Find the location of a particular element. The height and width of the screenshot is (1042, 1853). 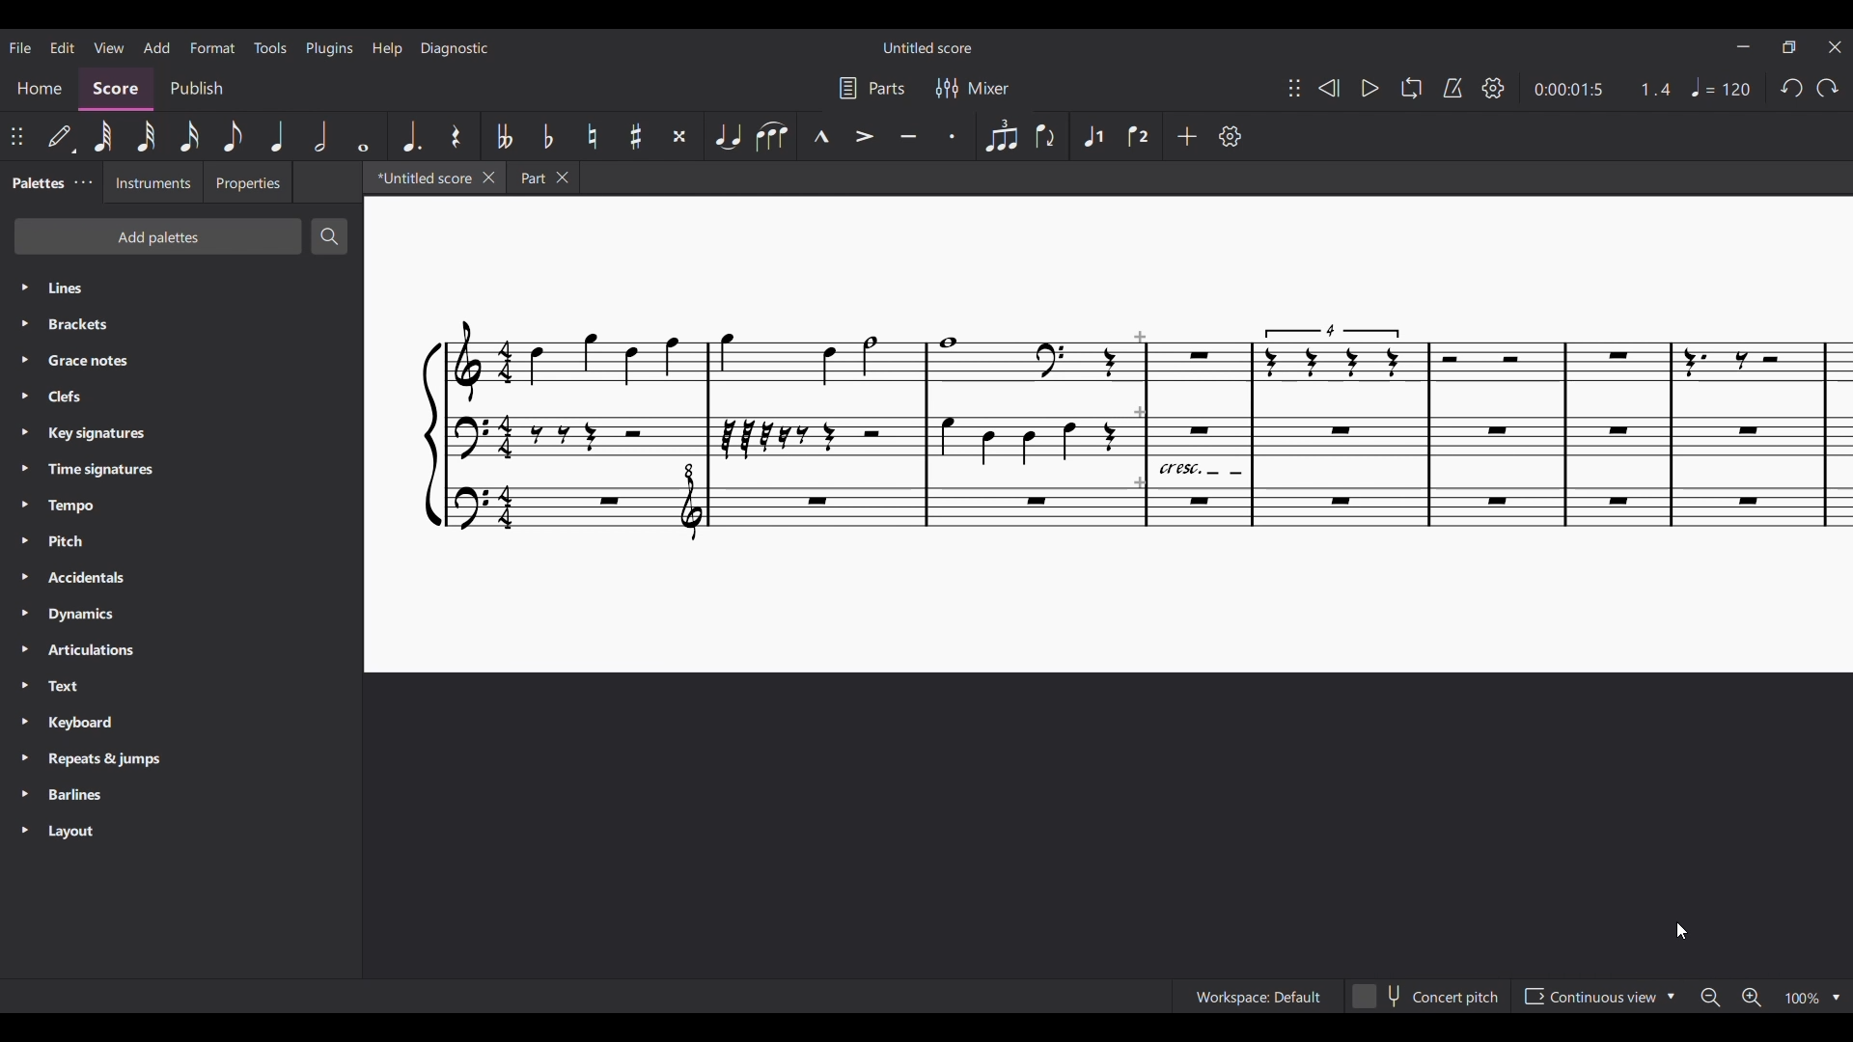

Edit menu is located at coordinates (62, 47).